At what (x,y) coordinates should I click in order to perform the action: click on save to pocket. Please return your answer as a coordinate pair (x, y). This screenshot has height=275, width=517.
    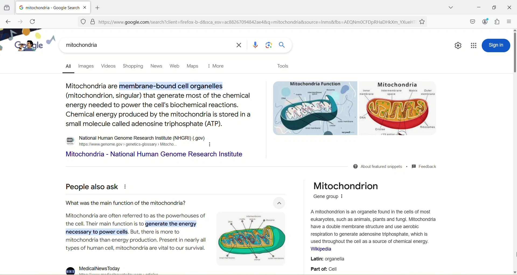
    Looking at the image, I should click on (472, 22).